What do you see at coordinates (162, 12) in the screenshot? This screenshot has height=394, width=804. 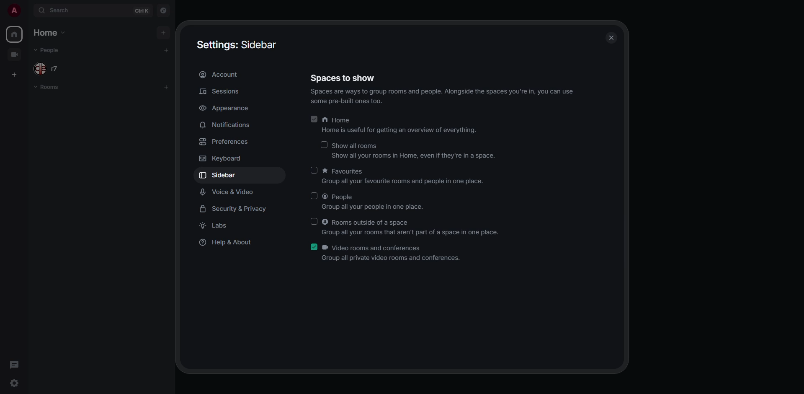 I see `navigator` at bounding box center [162, 12].